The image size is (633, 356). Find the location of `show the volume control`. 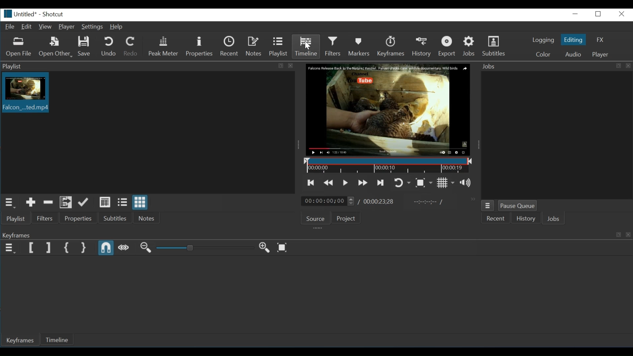

show the volume control is located at coordinates (467, 183).